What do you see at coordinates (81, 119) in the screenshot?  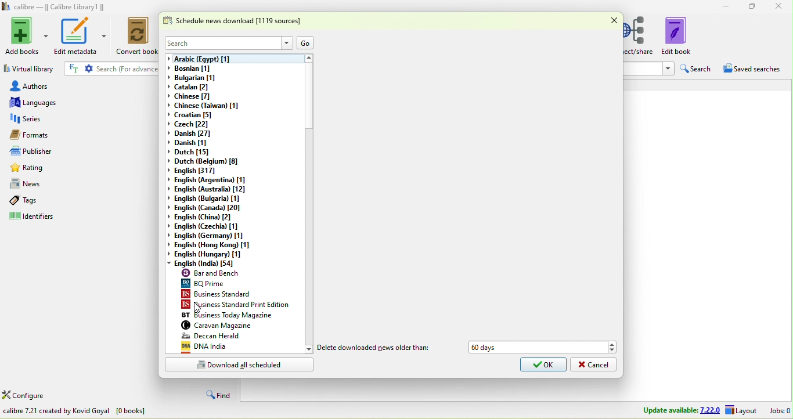 I see `series` at bounding box center [81, 119].